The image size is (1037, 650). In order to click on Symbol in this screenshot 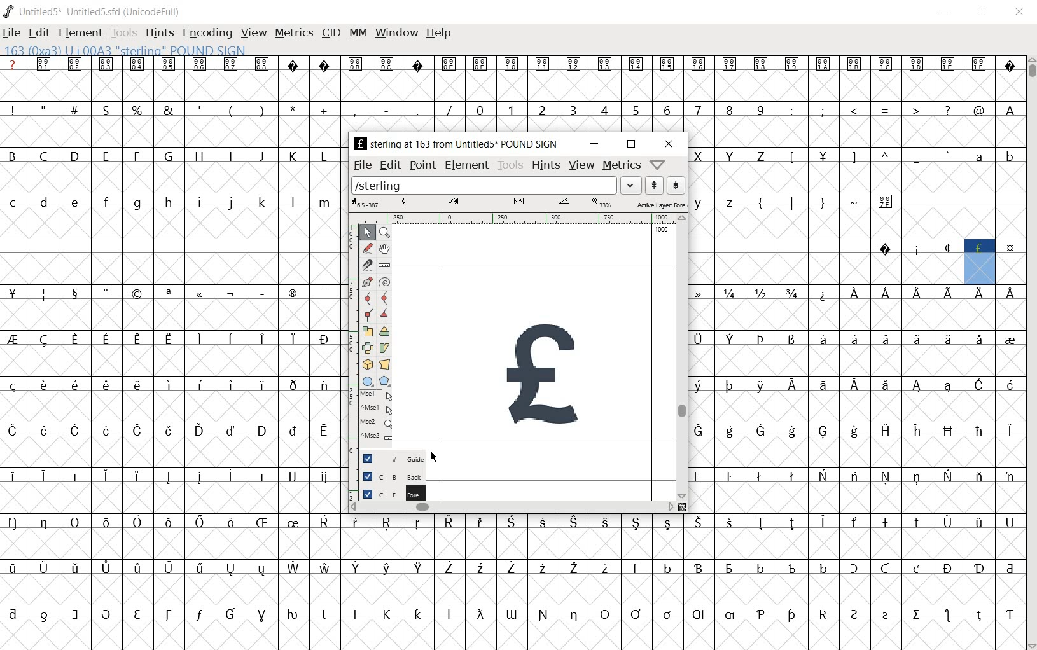, I will do `click(949, 476)`.